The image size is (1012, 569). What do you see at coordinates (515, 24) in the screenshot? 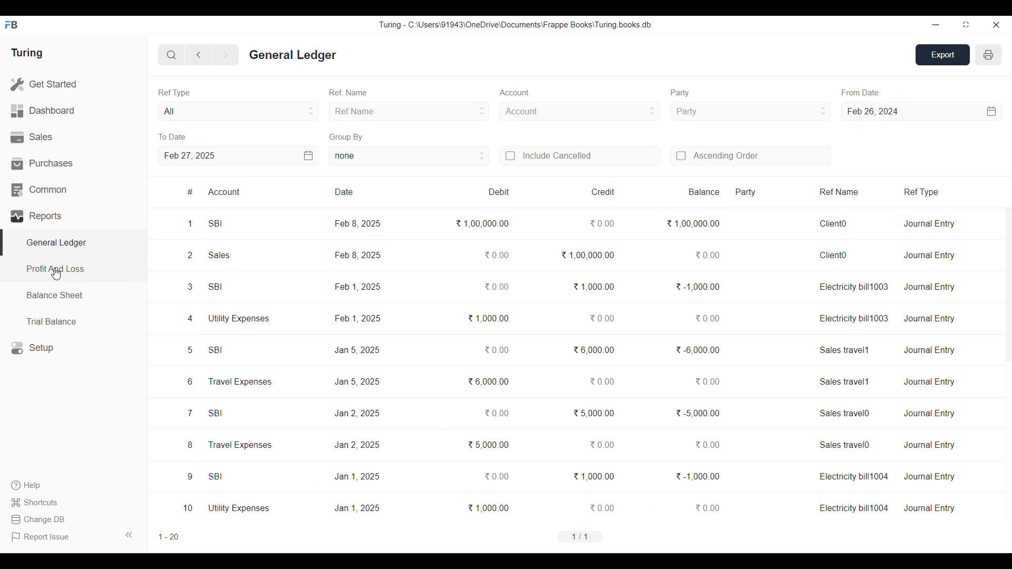
I see `Turing - C:\Users\91943\0neDrive\Documents Frappe Books\Turing books db` at bounding box center [515, 24].